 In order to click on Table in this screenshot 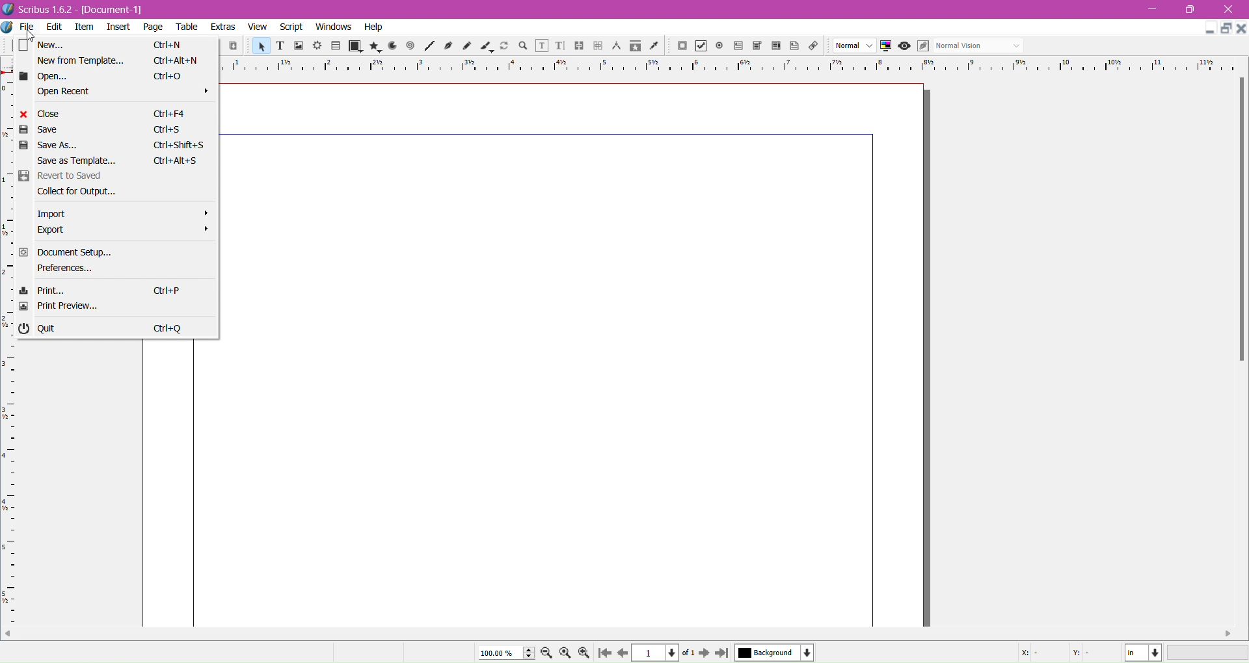, I will do `click(186, 27)`.